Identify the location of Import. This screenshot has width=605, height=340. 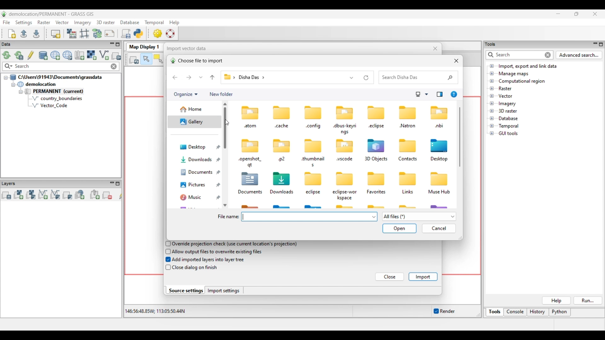
(423, 277).